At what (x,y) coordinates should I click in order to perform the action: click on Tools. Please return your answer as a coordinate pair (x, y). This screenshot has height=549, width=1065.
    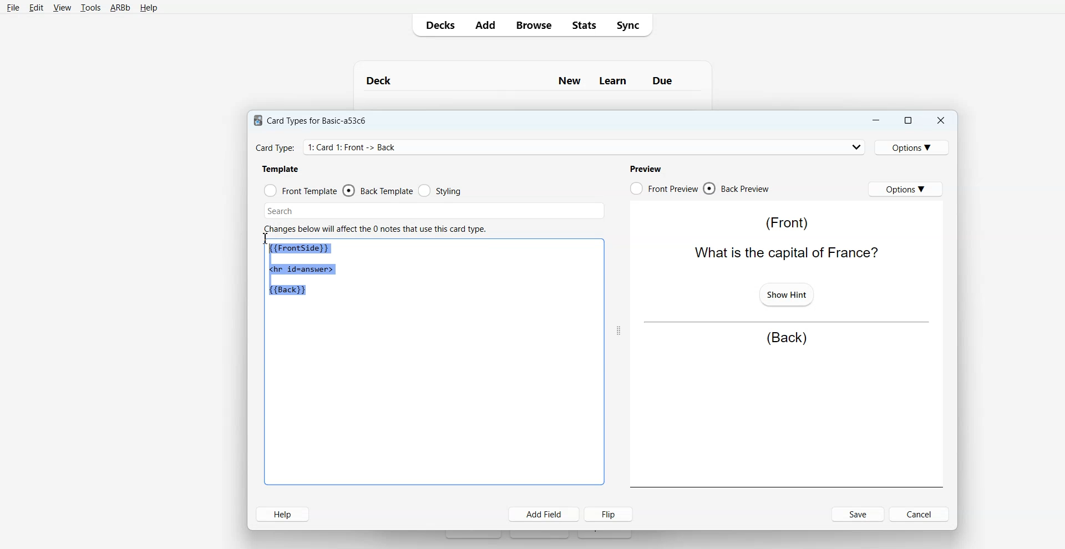
    Looking at the image, I should click on (90, 8).